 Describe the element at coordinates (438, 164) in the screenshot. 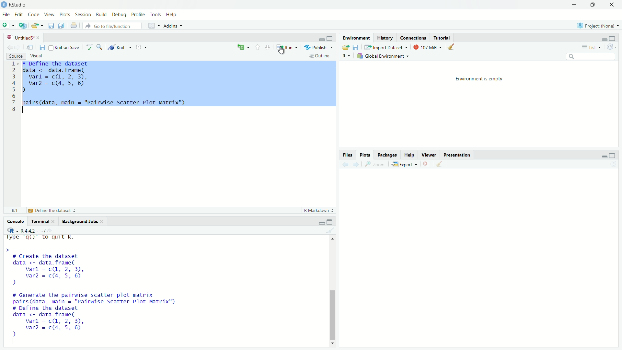

I see `Clear console (Ctrl +L)` at that location.